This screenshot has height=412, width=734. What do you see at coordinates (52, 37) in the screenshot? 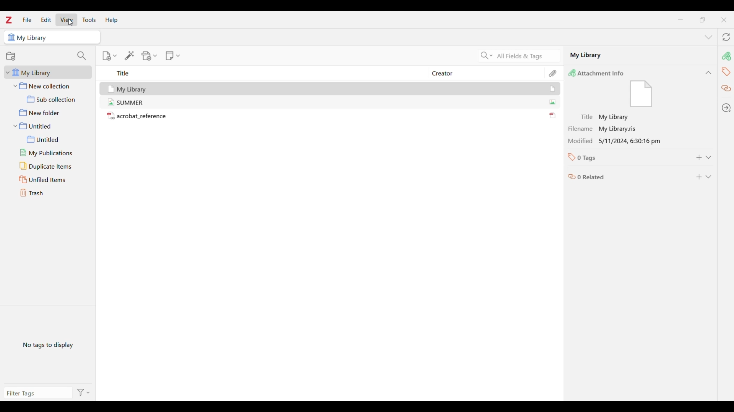
I see `Selected folder` at bounding box center [52, 37].